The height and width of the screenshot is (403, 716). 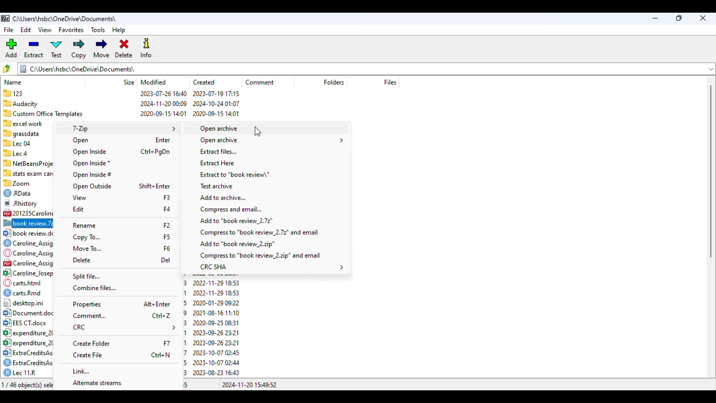 What do you see at coordinates (66, 18) in the screenshot?
I see `folder name` at bounding box center [66, 18].